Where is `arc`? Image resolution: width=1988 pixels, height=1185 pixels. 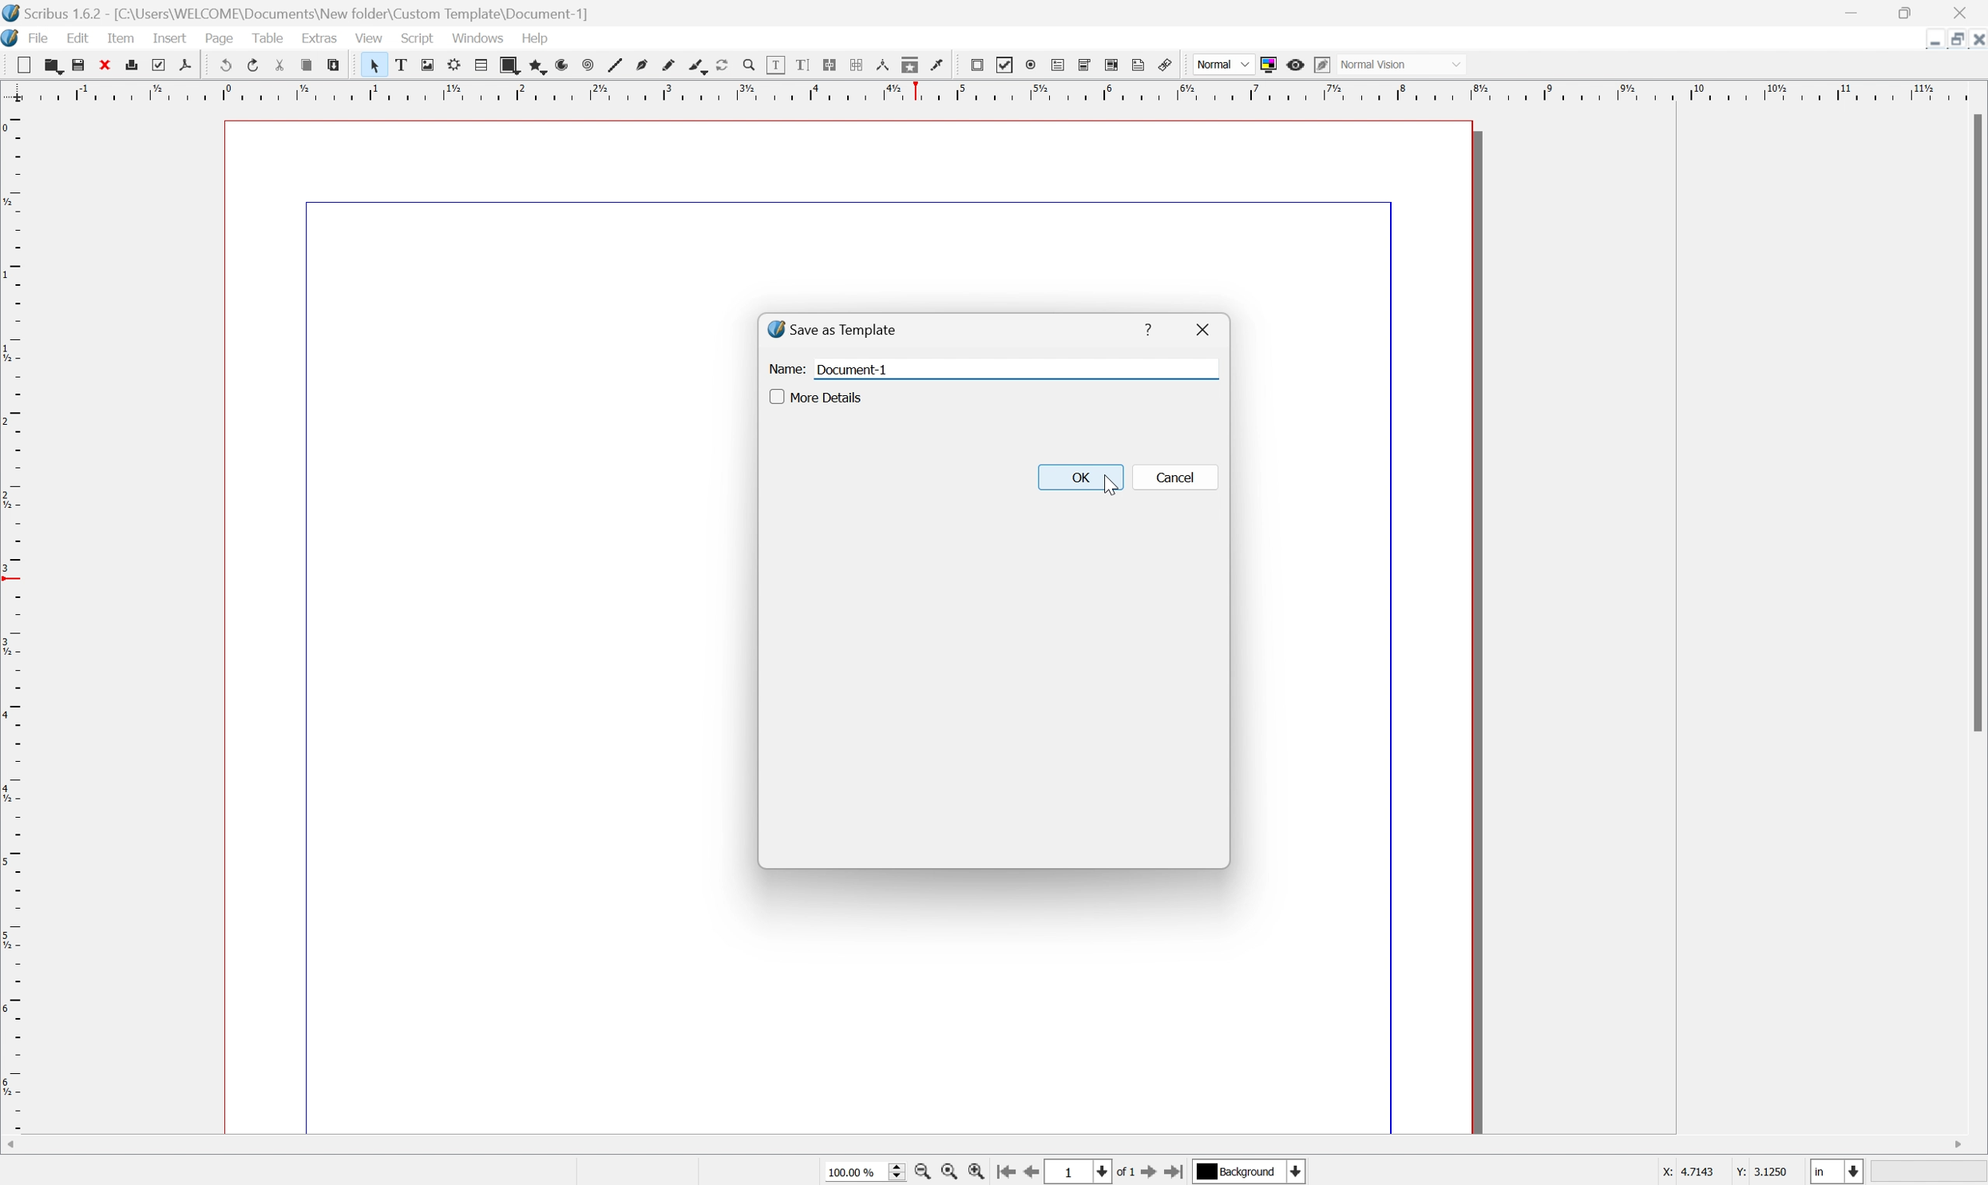
arc is located at coordinates (557, 64).